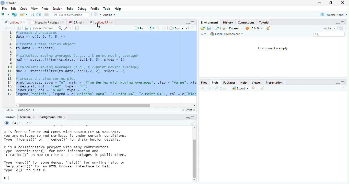 This screenshot has height=184, width=349. What do you see at coordinates (12, 28) in the screenshot?
I see `next` at bounding box center [12, 28].